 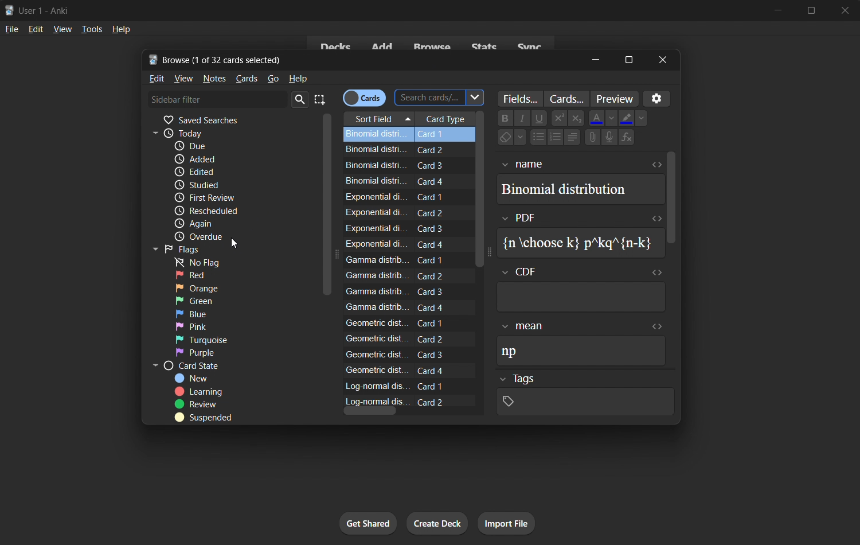 What do you see at coordinates (556, 138) in the screenshot?
I see `` at bounding box center [556, 138].